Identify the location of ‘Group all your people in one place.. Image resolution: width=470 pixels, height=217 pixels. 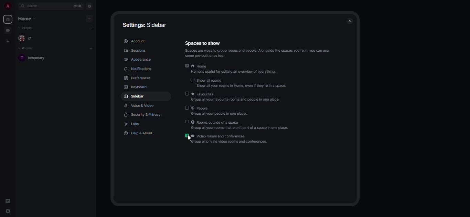
(218, 114).